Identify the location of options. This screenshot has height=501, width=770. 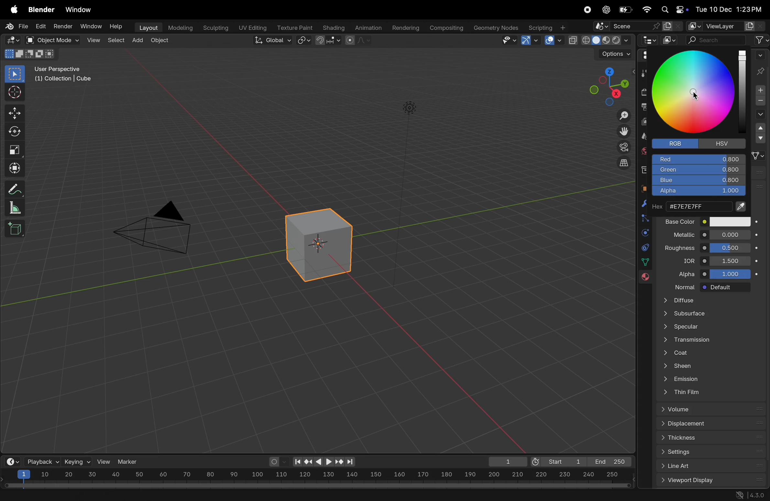
(611, 54).